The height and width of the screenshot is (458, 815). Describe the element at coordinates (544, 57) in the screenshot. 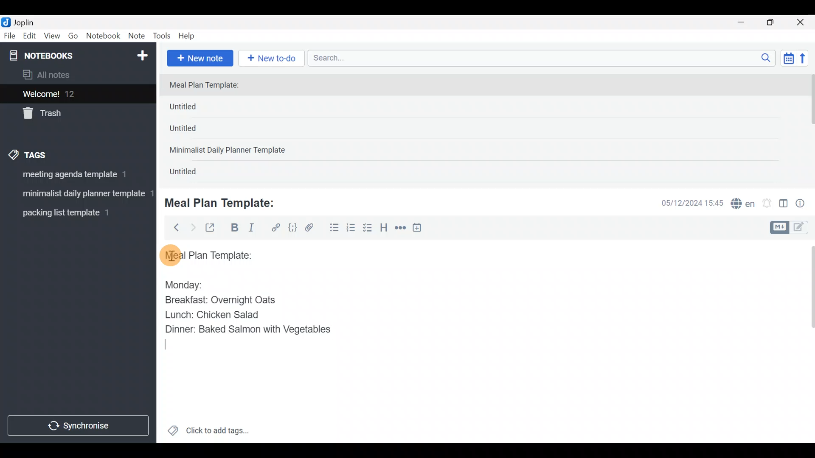

I see `Search bar` at that location.